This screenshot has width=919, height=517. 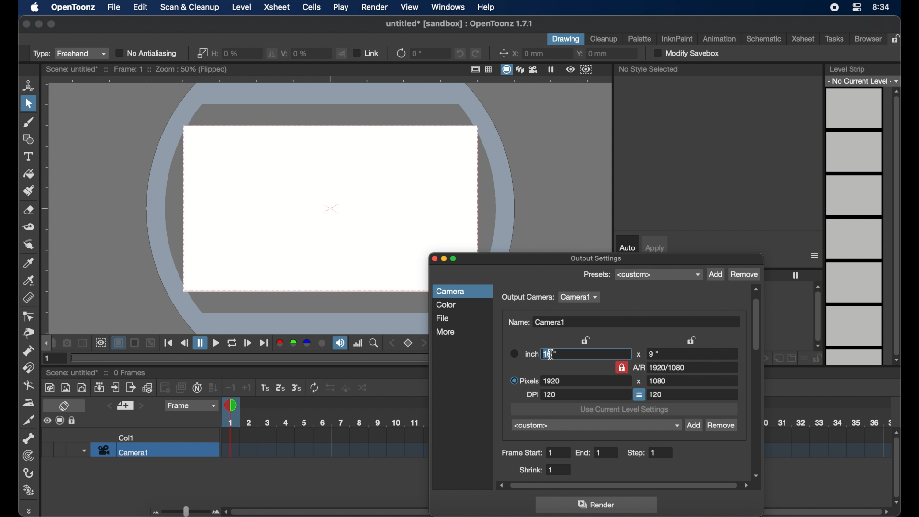 I want to click on frame, so click(x=190, y=405).